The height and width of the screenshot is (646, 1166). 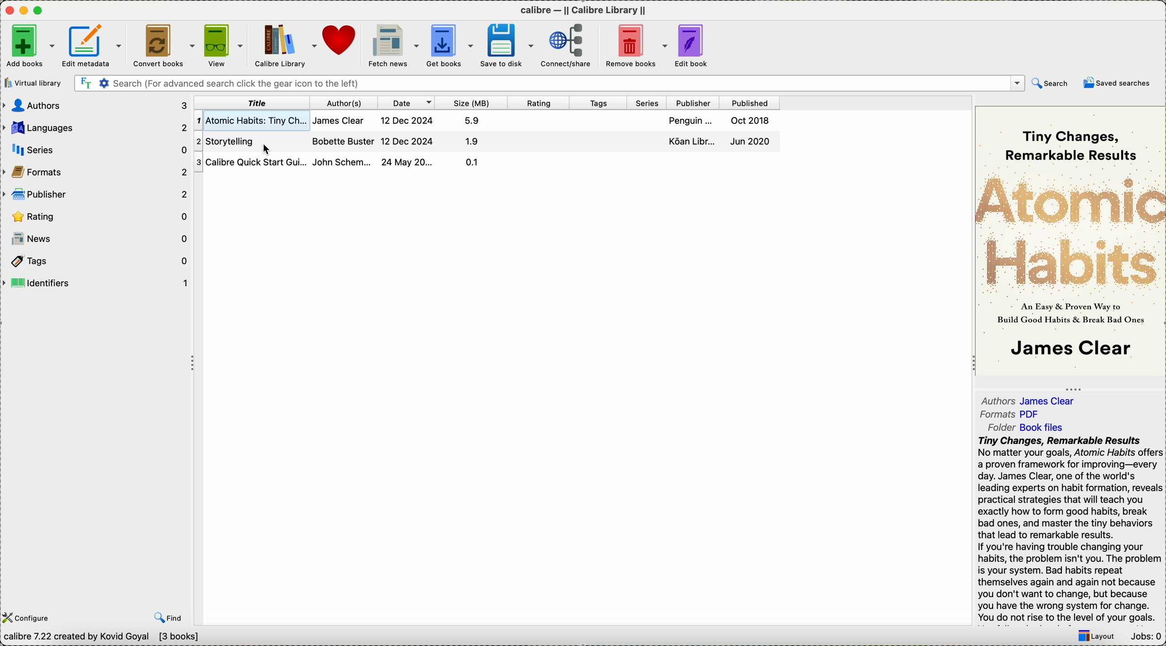 I want to click on calibre library, so click(x=282, y=45).